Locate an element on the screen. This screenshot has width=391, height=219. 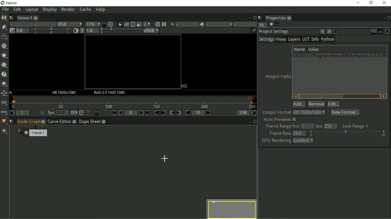
Horizontal scrollbar is located at coordinates (320, 97).